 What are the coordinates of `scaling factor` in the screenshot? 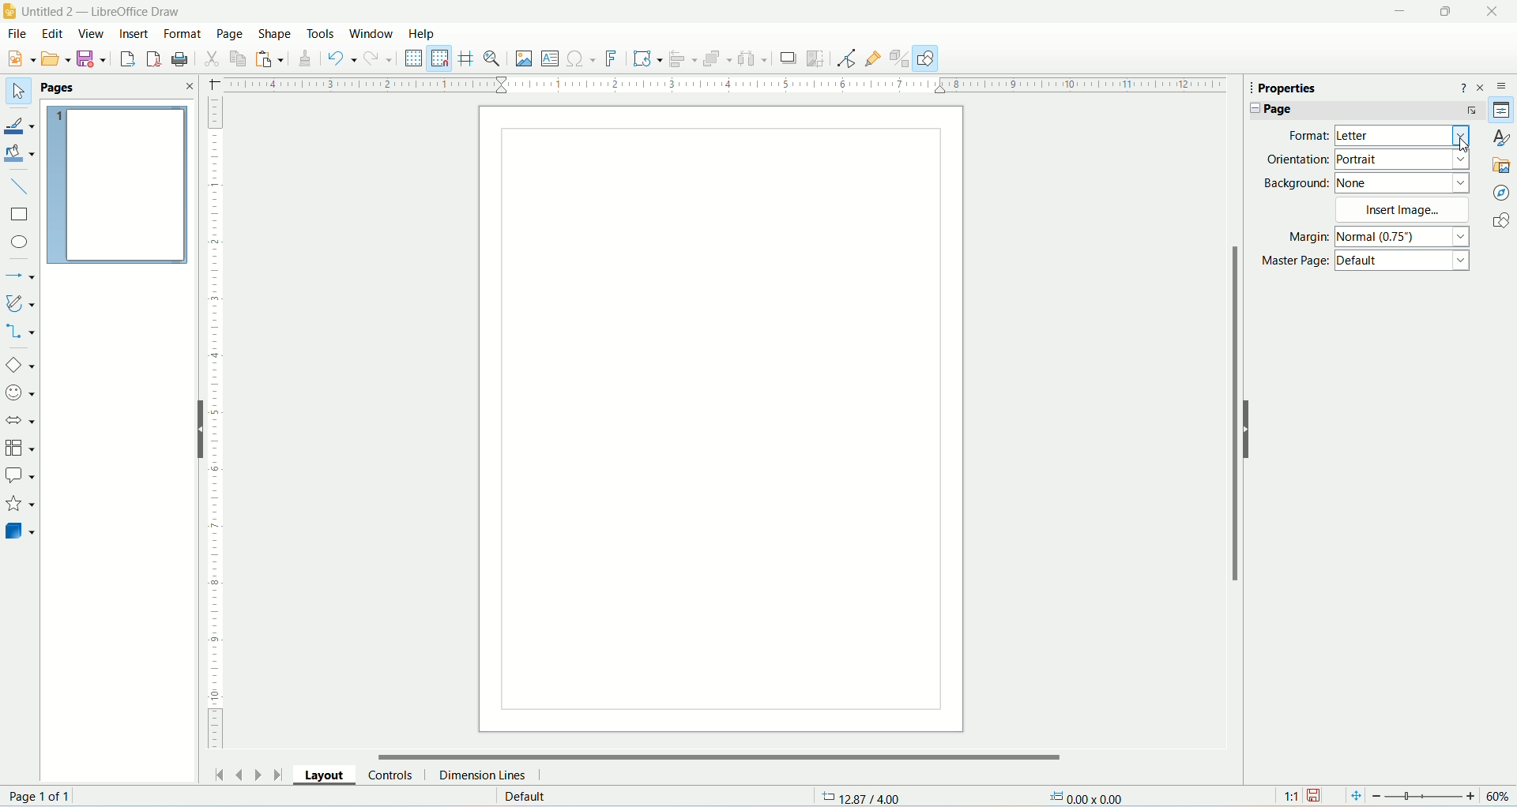 It's located at (1288, 797).